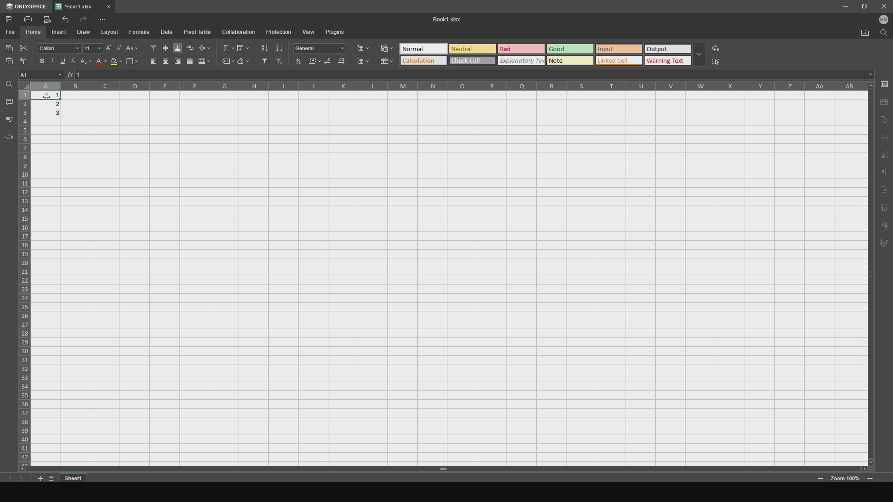  What do you see at coordinates (366, 47) in the screenshot?
I see `insert cells` at bounding box center [366, 47].